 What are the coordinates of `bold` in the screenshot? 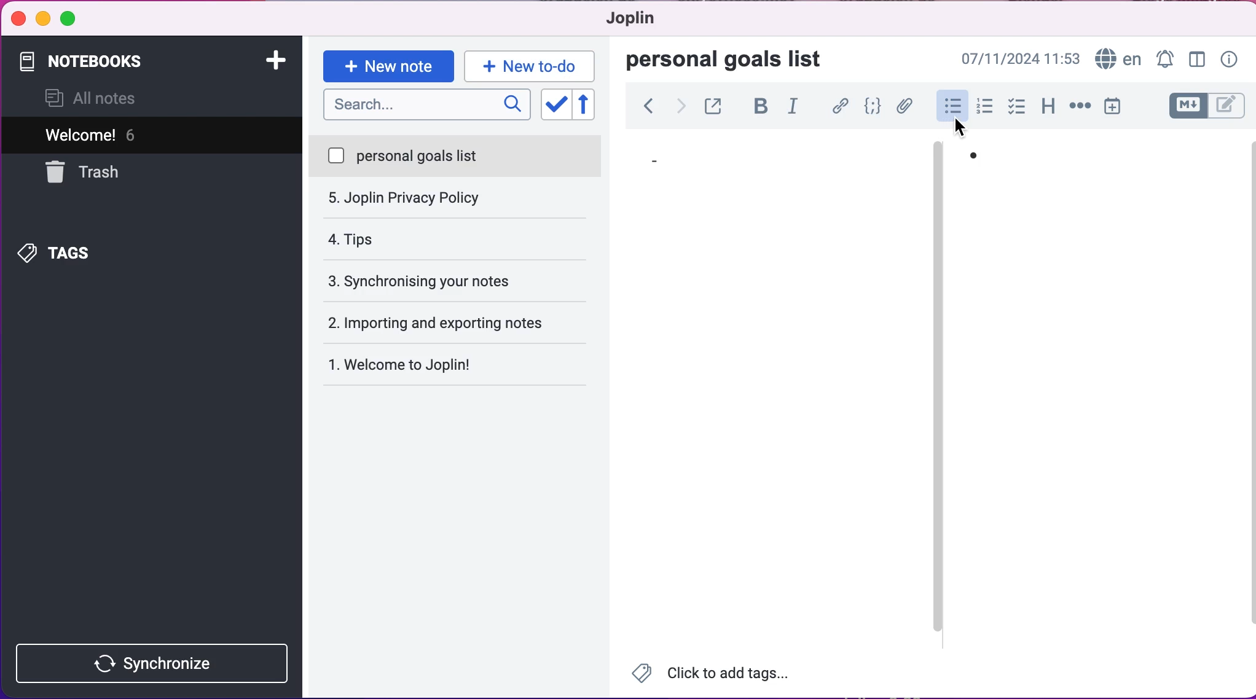 It's located at (758, 108).